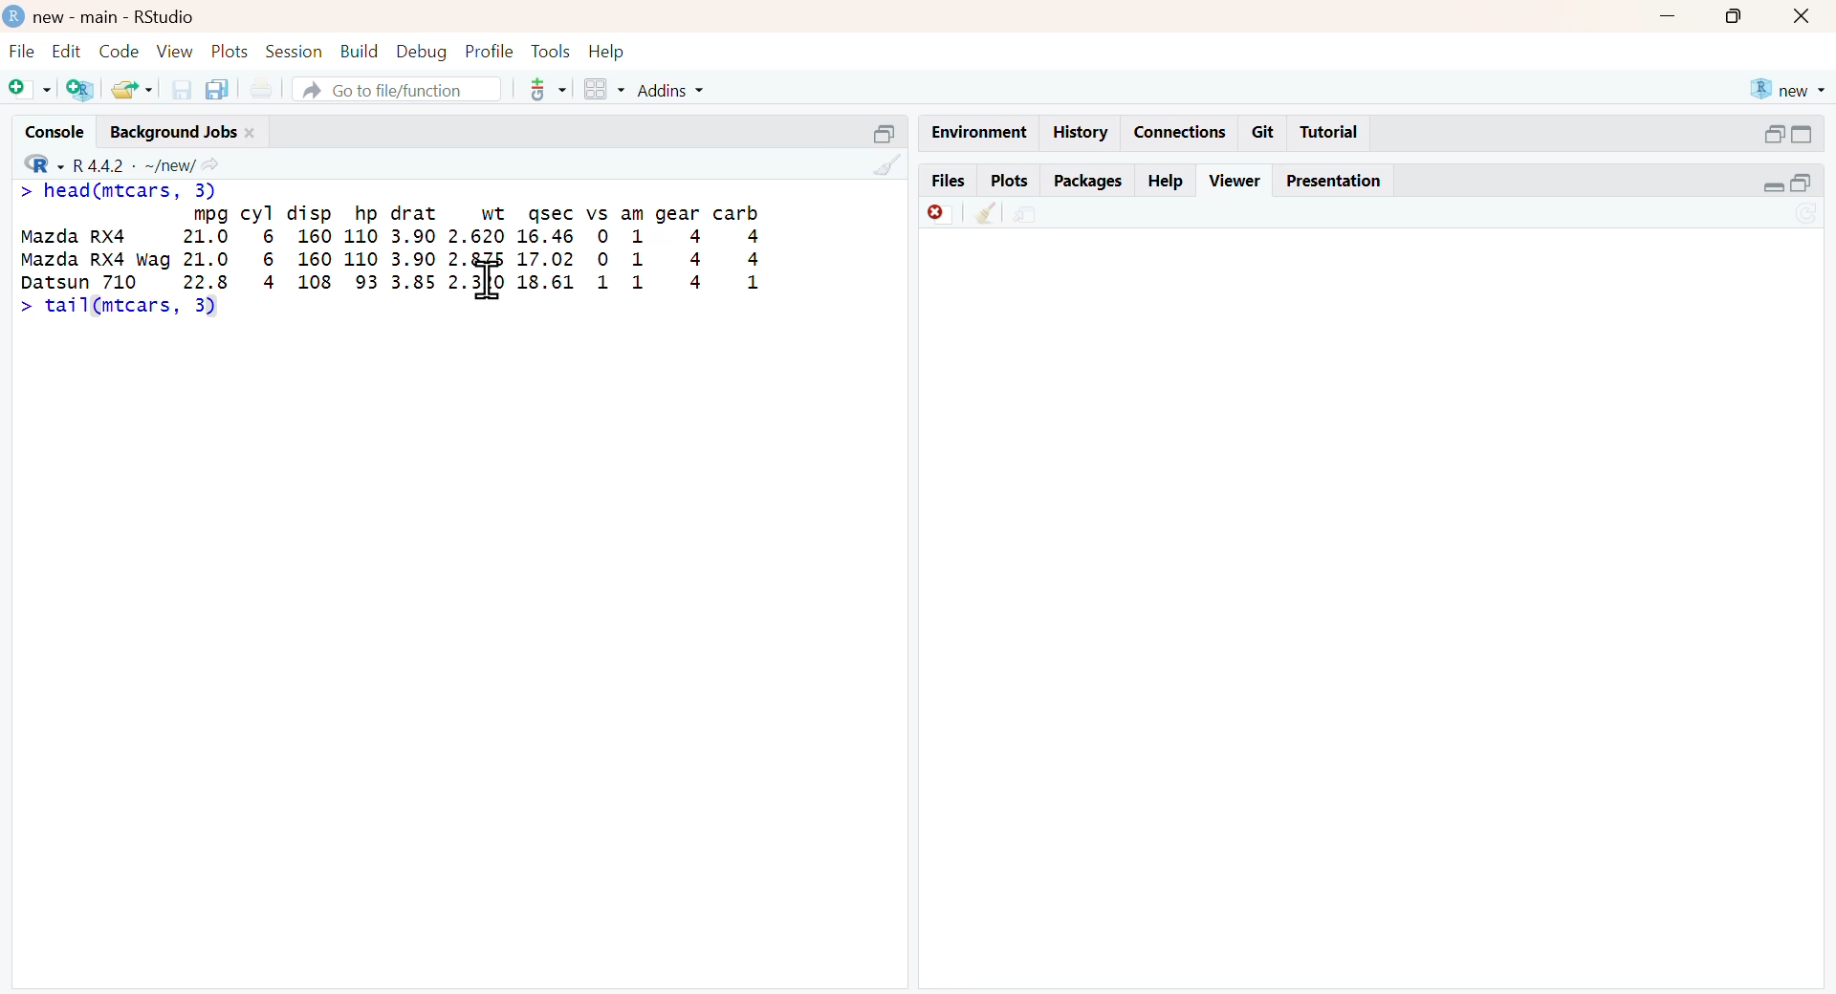  I want to click on minimize/maximize, so click(1787, 184).